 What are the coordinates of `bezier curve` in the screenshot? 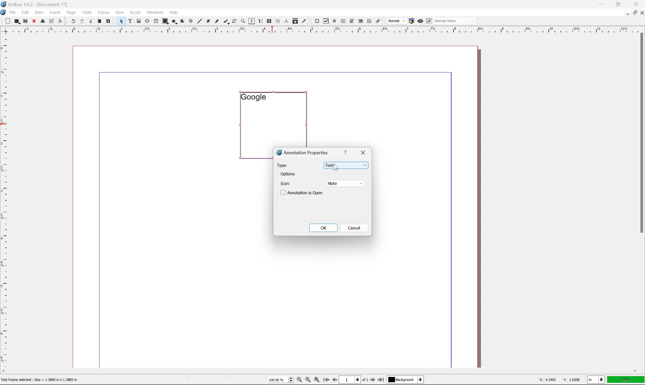 It's located at (208, 21).